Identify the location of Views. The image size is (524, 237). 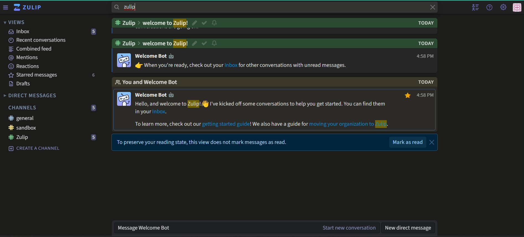
(14, 22).